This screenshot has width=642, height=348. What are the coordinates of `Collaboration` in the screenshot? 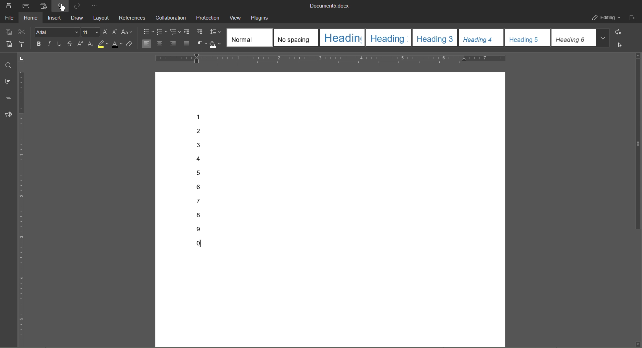 It's located at (171, 18).